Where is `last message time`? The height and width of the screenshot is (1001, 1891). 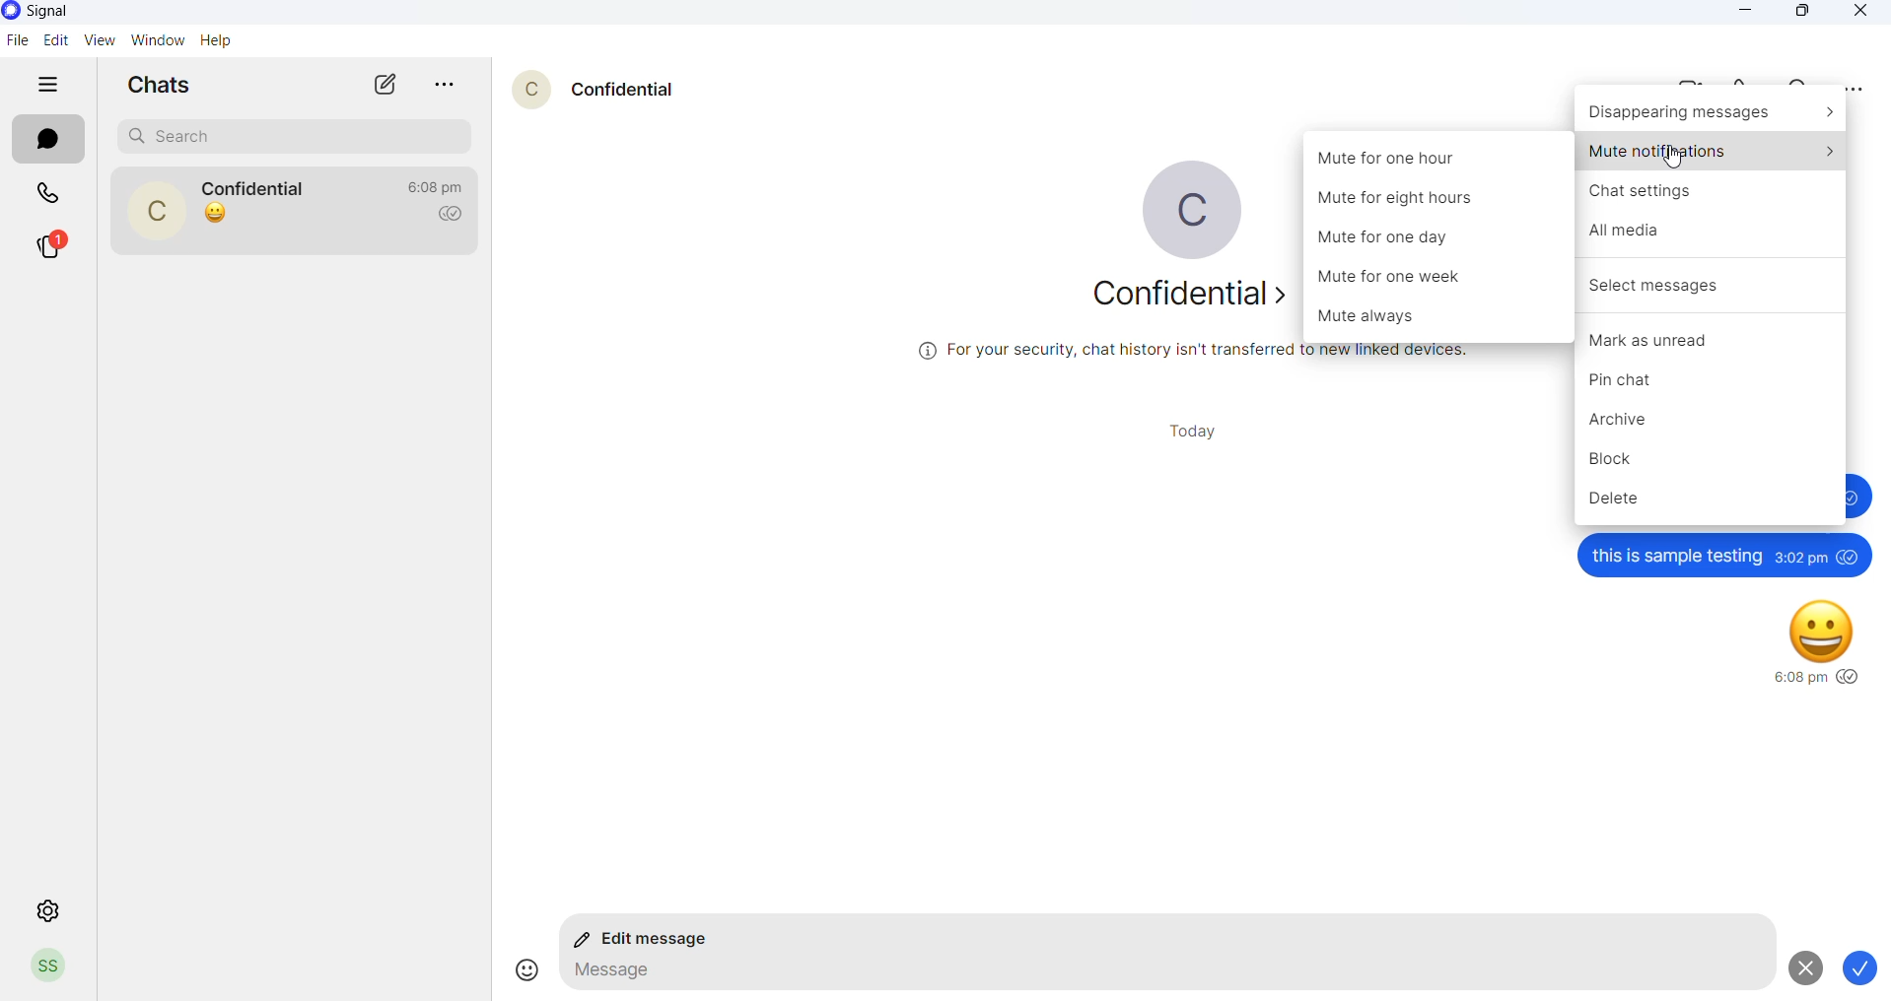 last message time is located at coordinates (436, 186).